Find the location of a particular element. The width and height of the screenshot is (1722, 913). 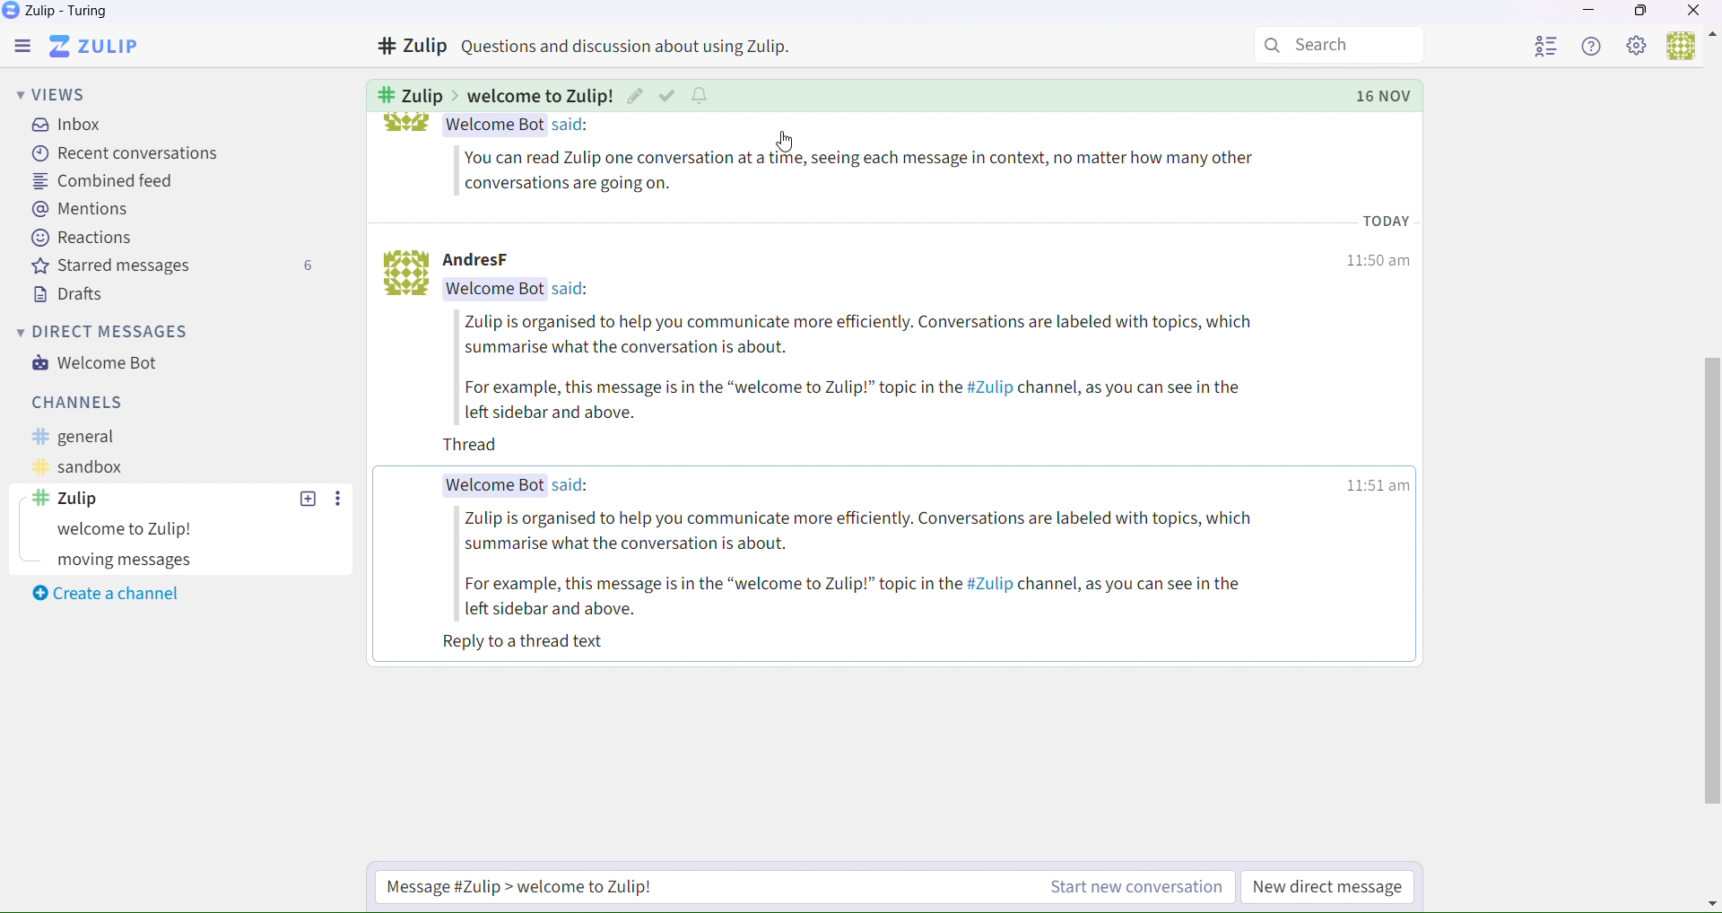

Welcome bot is located at coordinates (105, 367).